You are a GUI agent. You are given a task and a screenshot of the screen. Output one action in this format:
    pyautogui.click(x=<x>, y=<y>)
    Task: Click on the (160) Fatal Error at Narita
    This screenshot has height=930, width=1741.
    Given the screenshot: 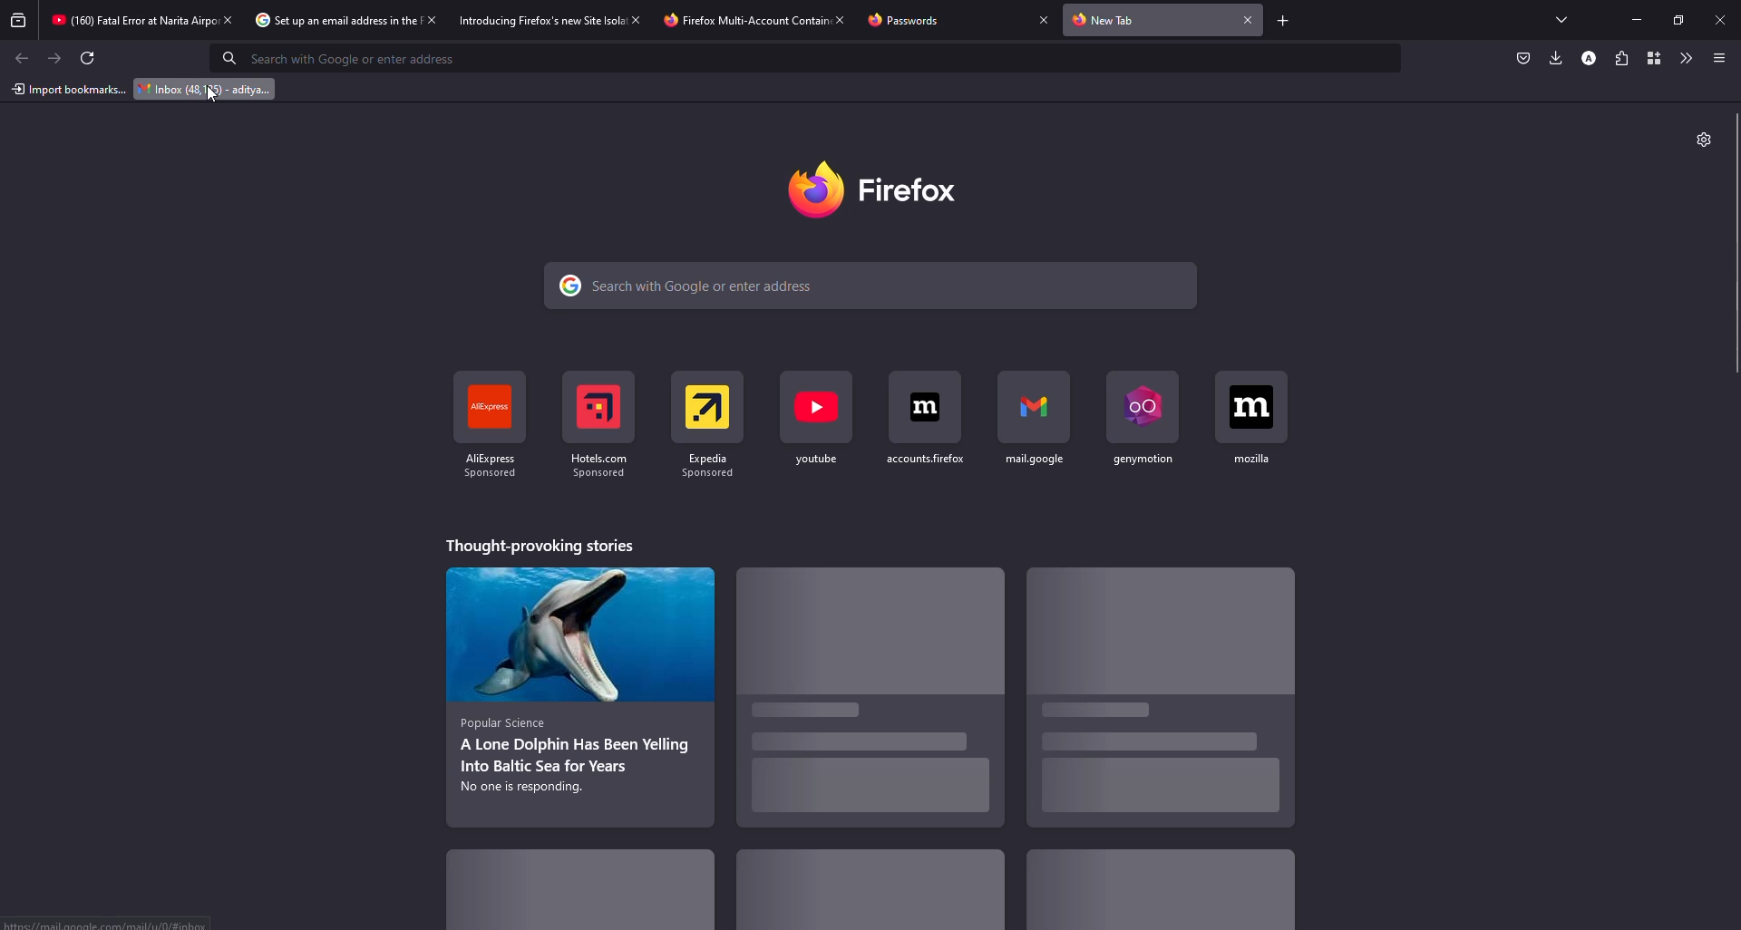 What is the action you would take?
    pyautogui.click(x=121, y=20)
    